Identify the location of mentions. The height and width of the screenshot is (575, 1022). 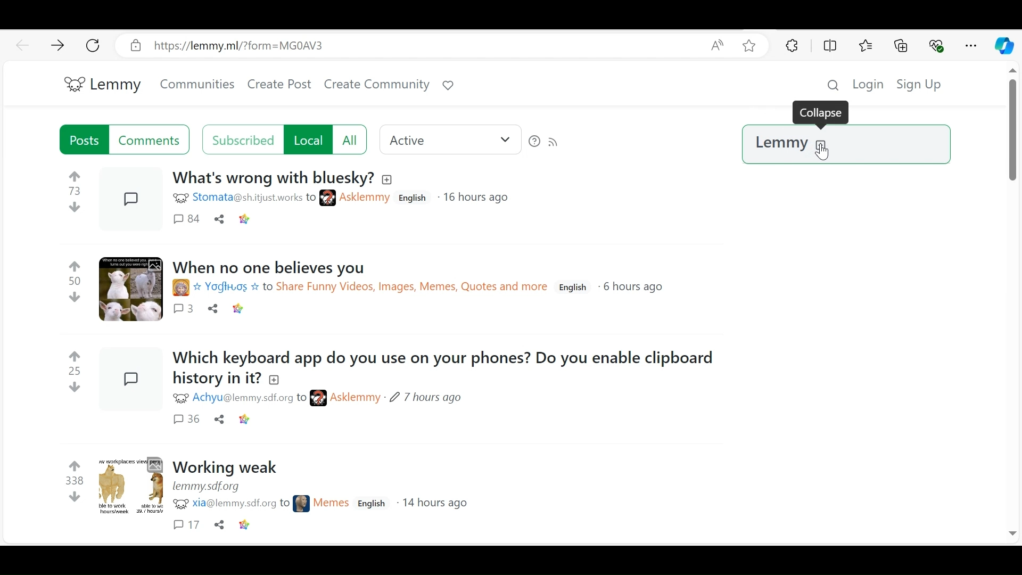
(250, 398).